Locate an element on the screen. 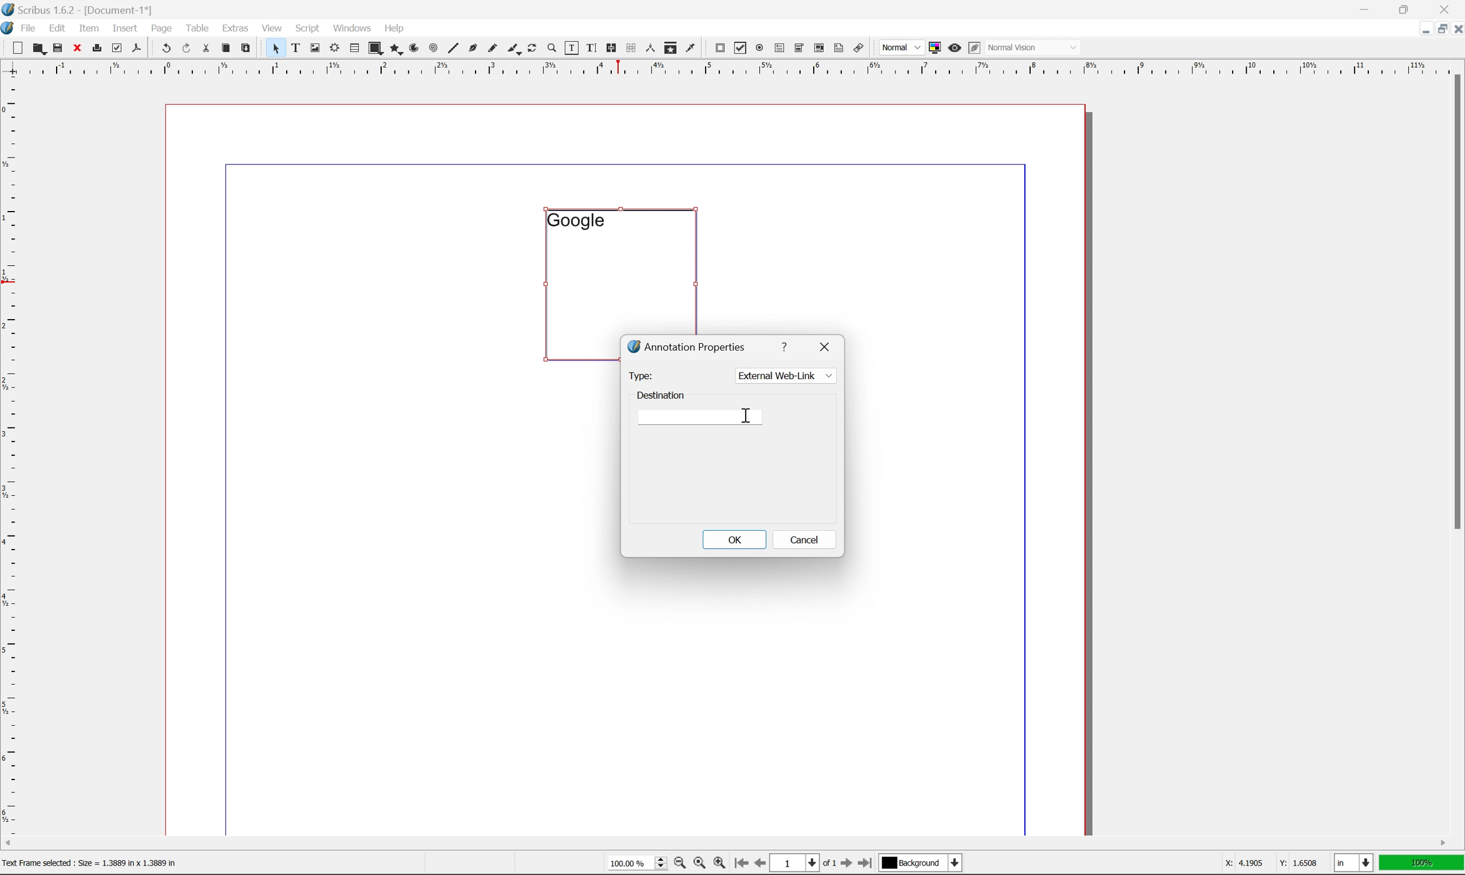 The image size is (1465, 875). edit in preview mode is located at coordinates (974, 48).